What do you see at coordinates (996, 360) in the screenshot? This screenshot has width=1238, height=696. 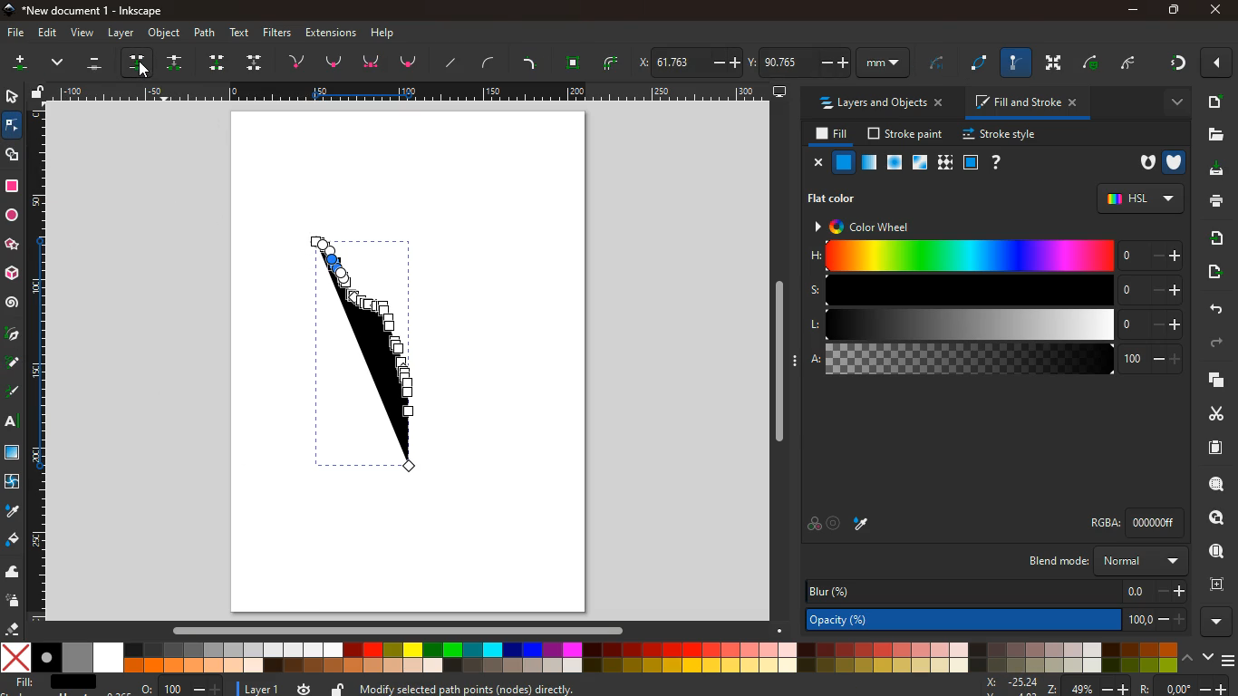 I see `a` at bounding box center [996, 360].